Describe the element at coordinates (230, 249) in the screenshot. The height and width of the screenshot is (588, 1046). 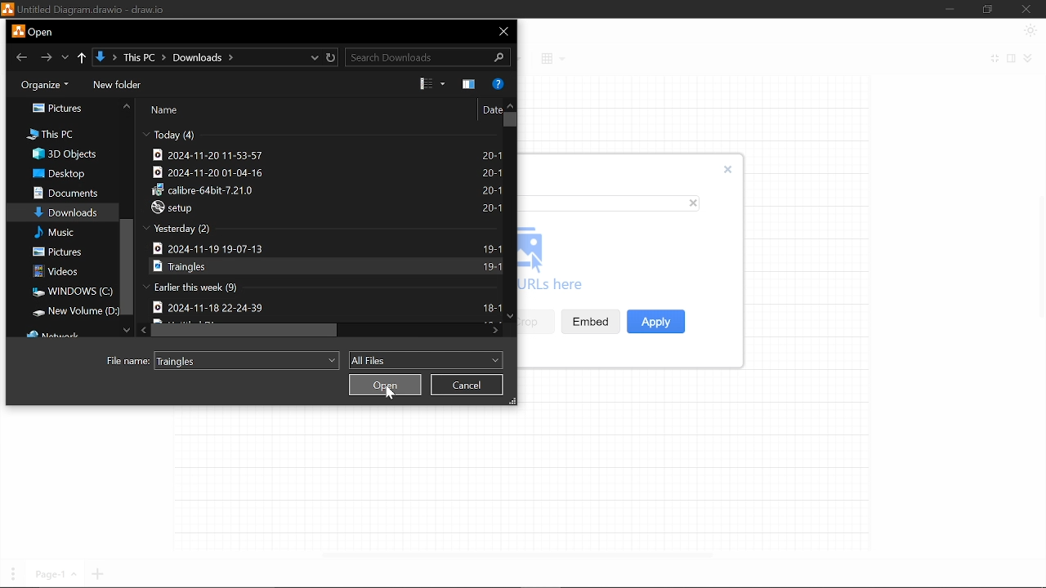
I see `2024-11-19 19-07-13` at that location.